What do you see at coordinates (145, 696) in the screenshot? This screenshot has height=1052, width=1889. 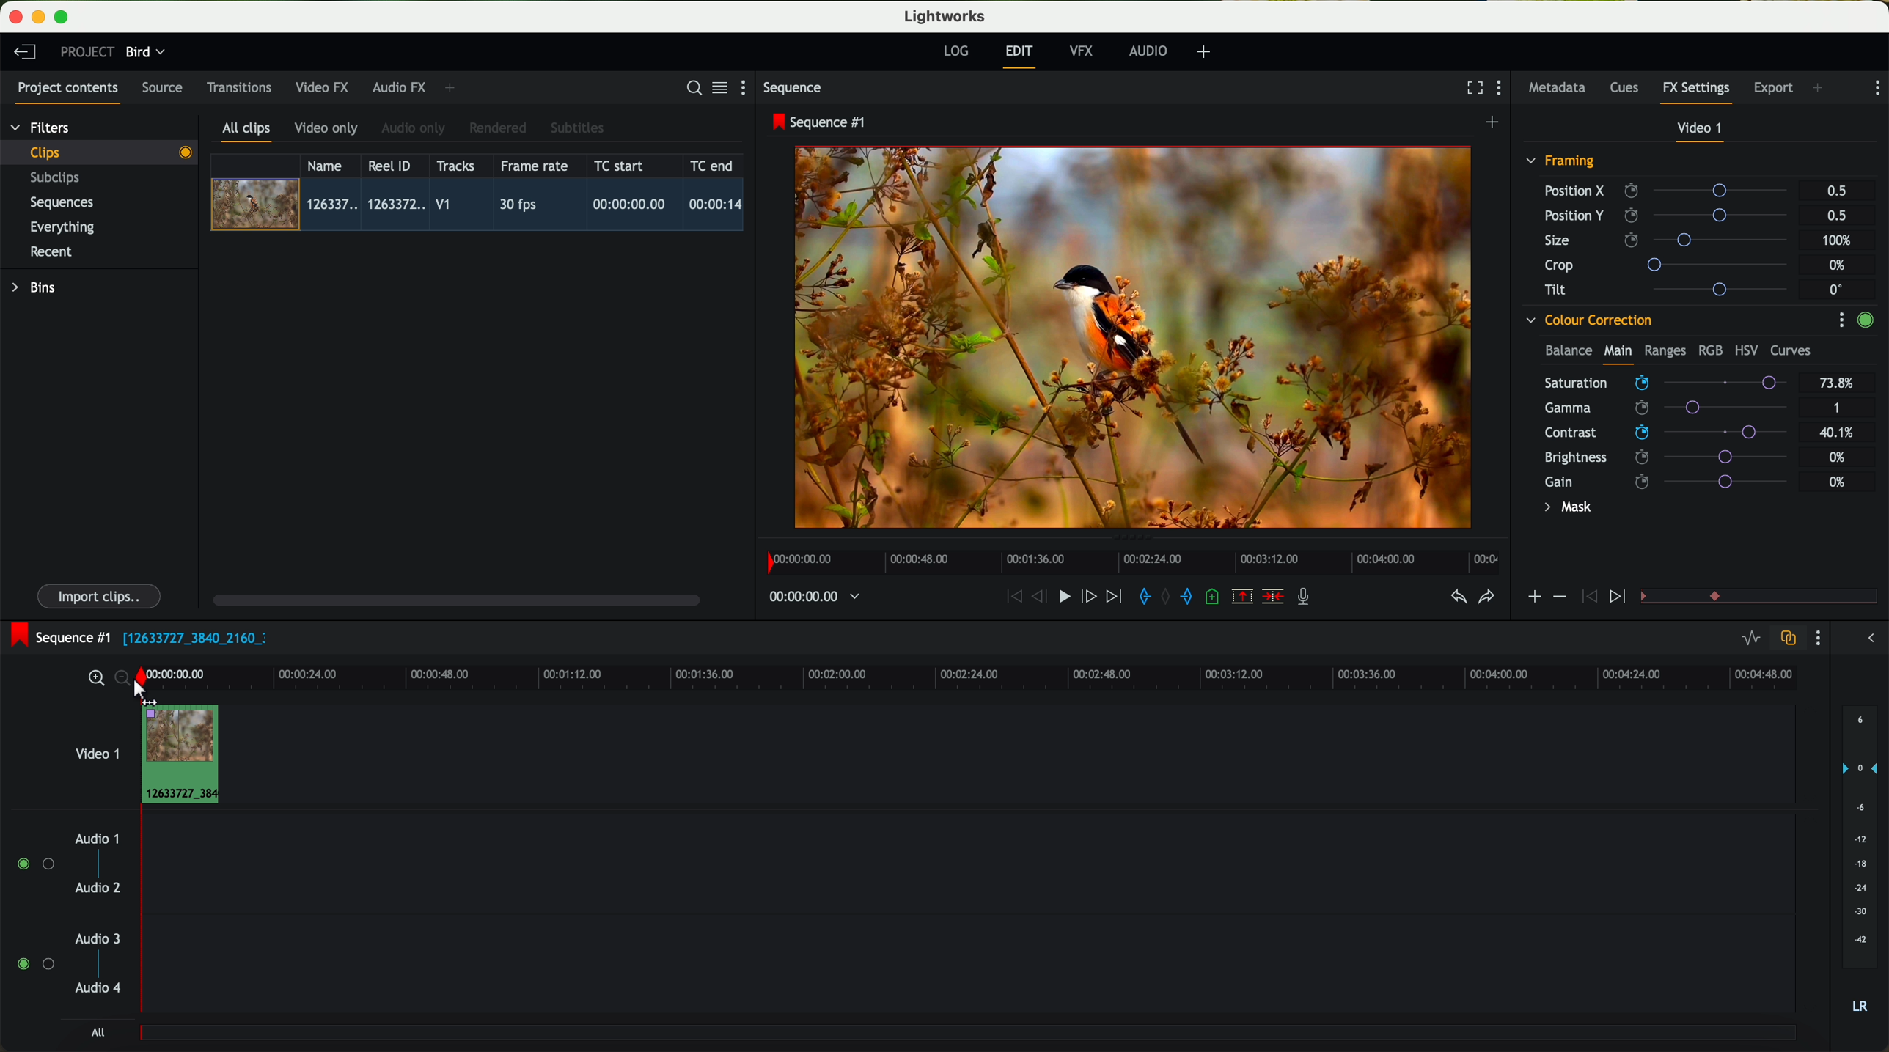 I see `drag to` at bounding box center [145, 696].